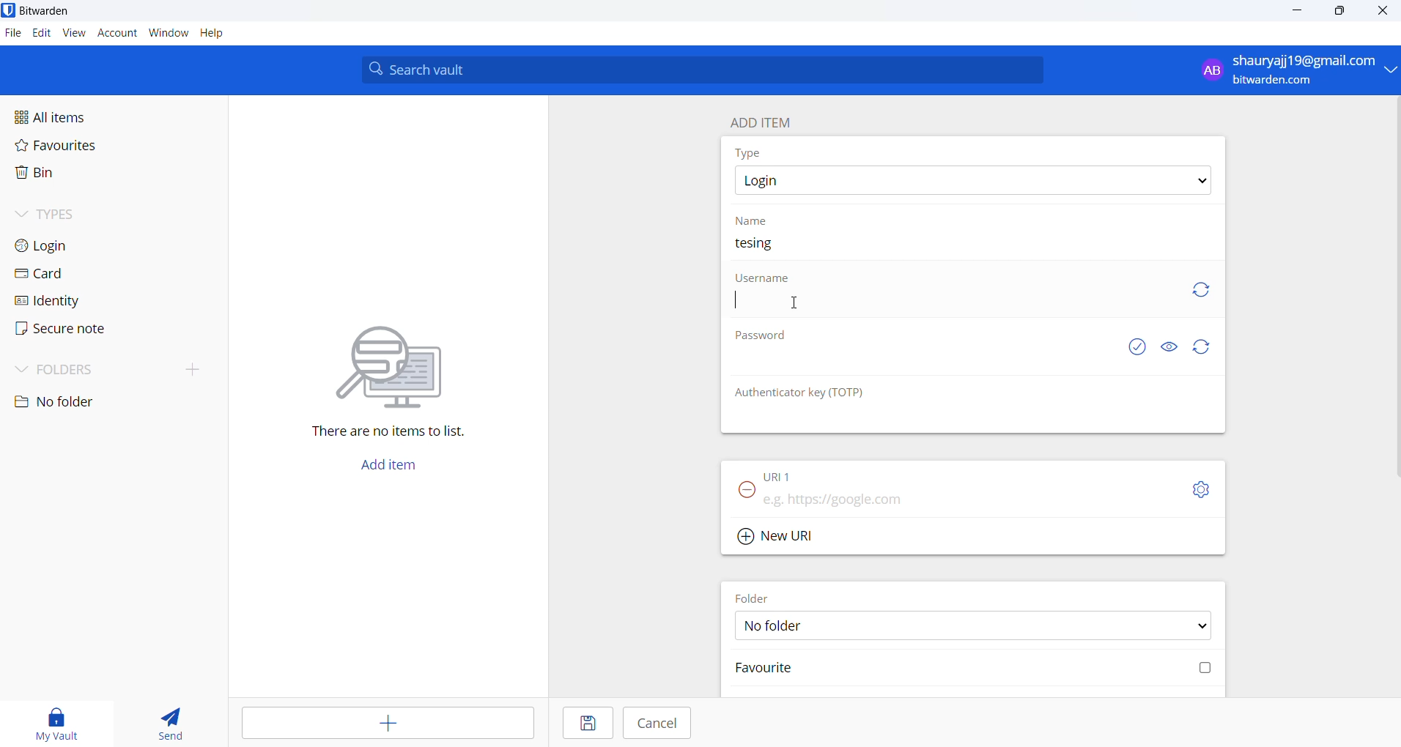 The height and width of the screenshot is (747, 1401). What do you see at coordinates (779, 475) in the screenshot?
I see `URL 1` at bounding box center [779, 475].